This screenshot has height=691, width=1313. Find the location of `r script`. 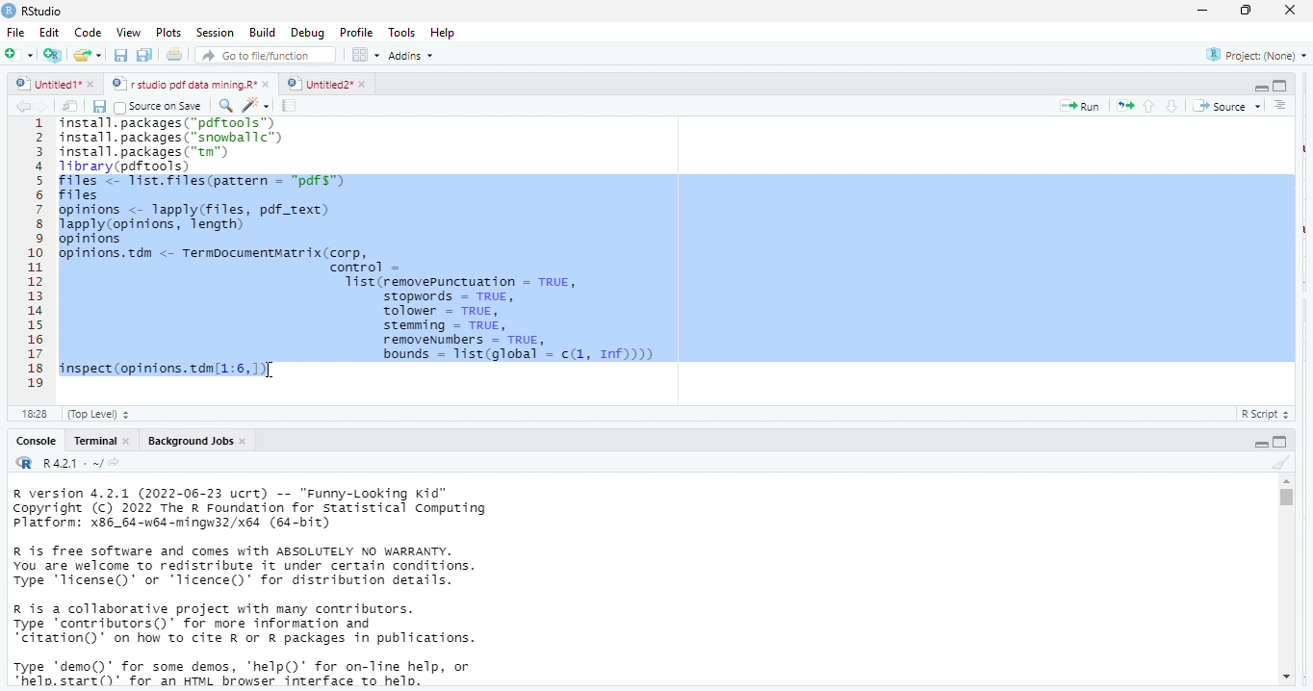

r script is located at coordinates (1270, 414).